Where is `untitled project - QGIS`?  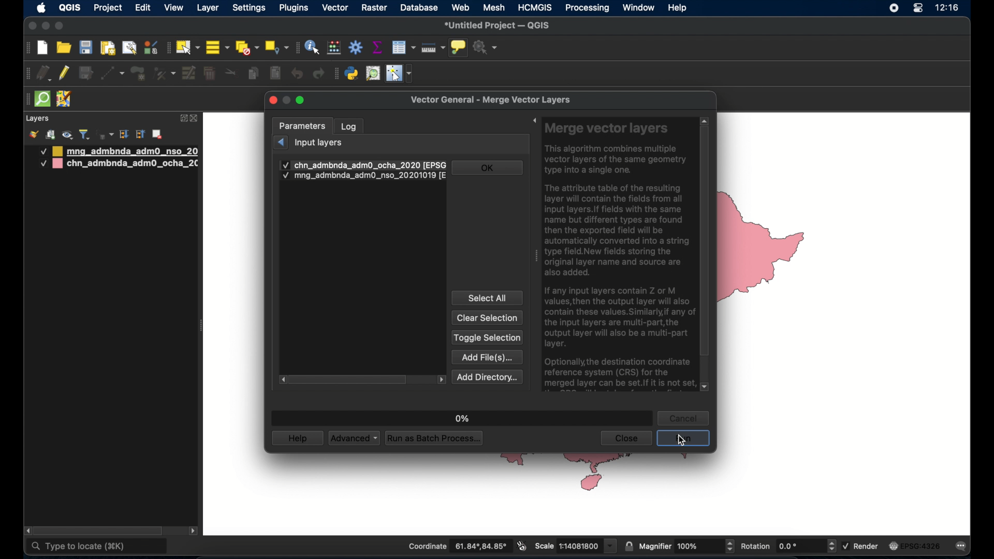 untitled project - QGIS is located at coordinates (499, 26).